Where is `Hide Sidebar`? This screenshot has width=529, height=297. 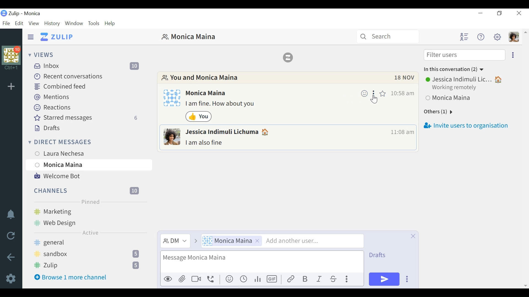 Hide Sidebar is located at coordinates (31, 36).